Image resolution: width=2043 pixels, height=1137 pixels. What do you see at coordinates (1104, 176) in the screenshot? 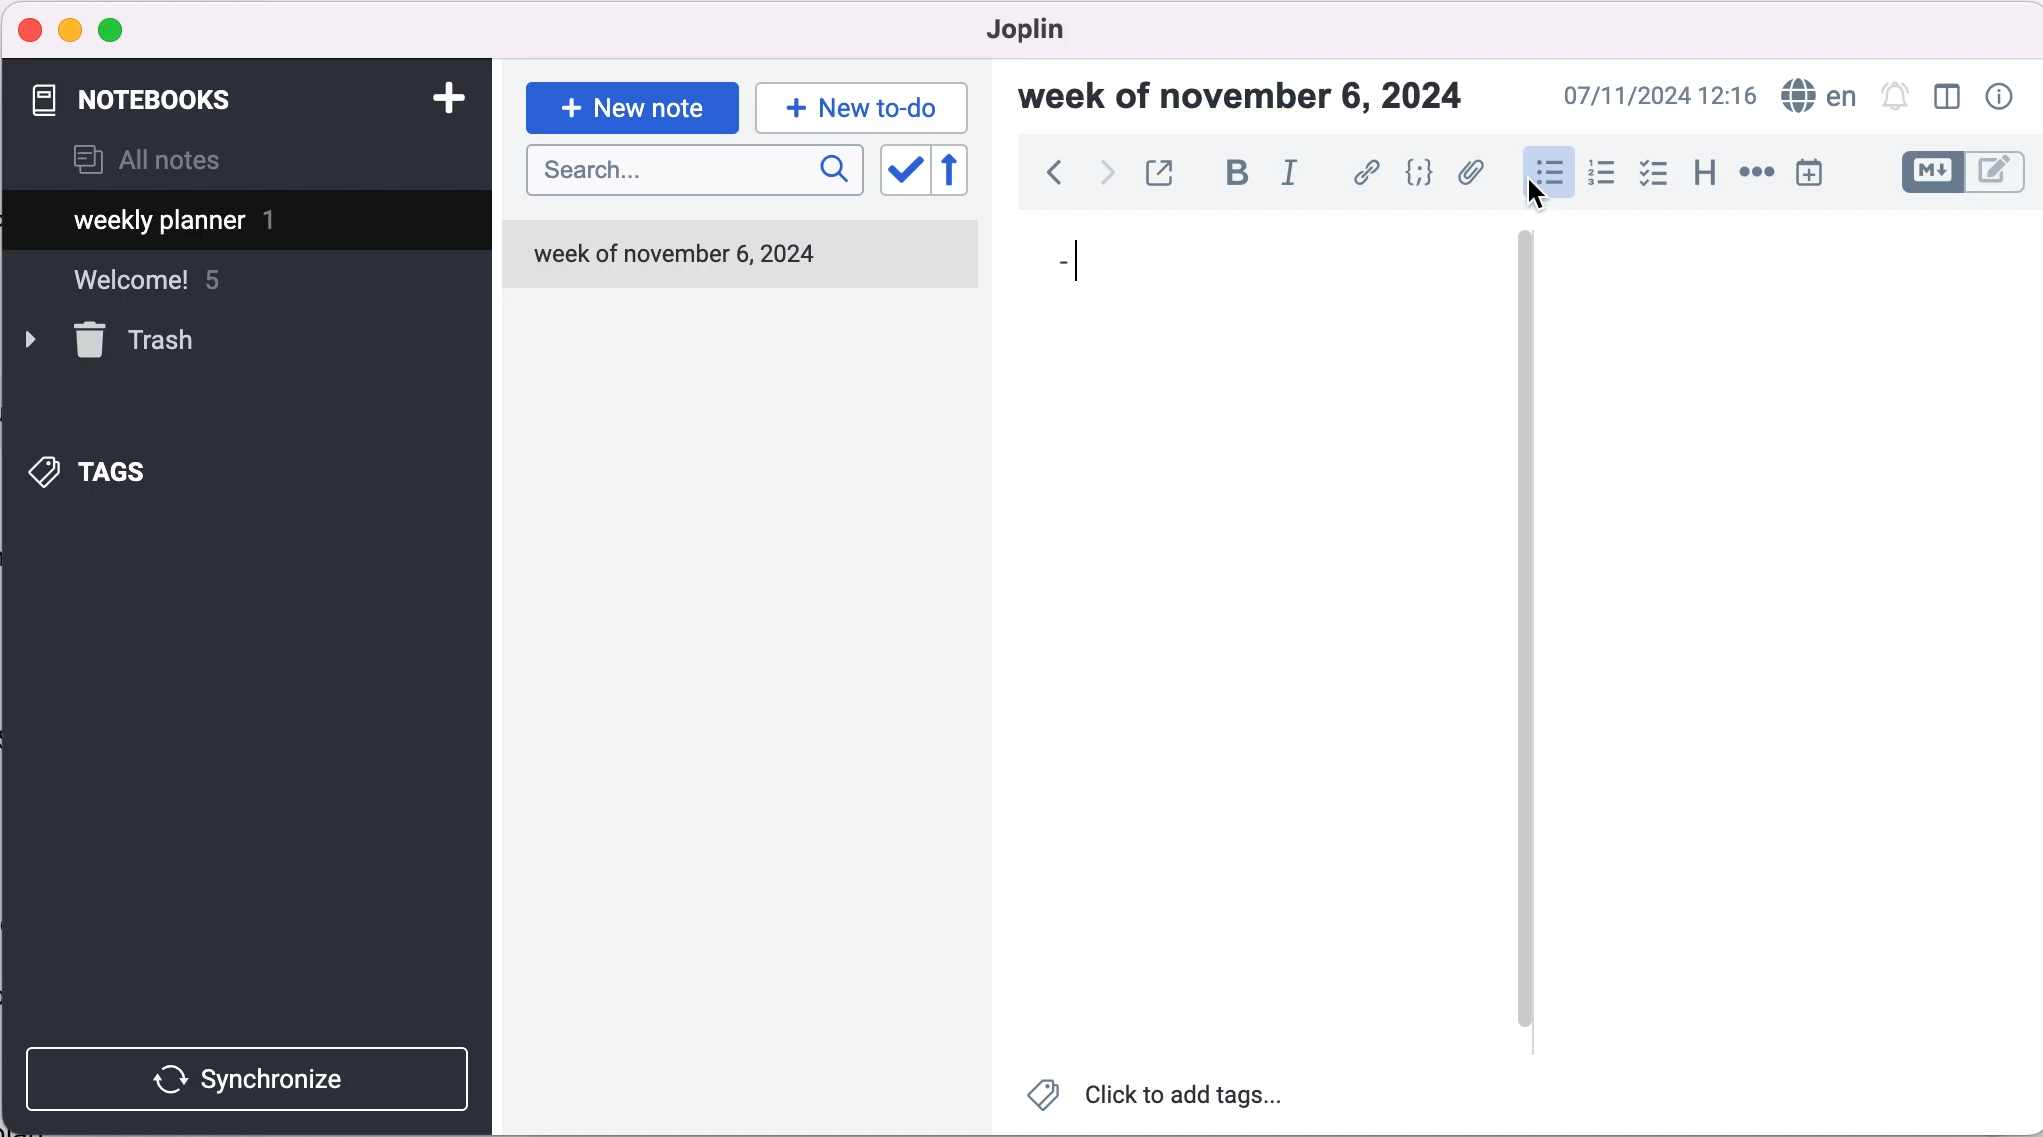
I see `forward` at bounding box center [1104, 176].